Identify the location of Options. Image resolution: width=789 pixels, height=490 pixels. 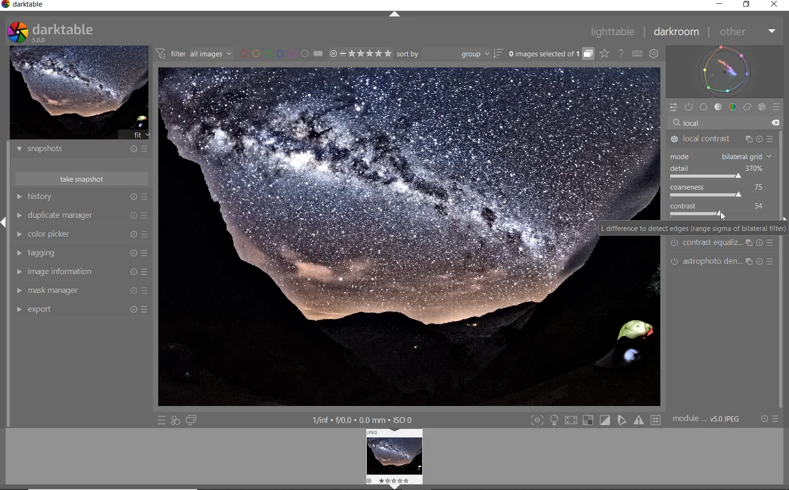
(778, 418).